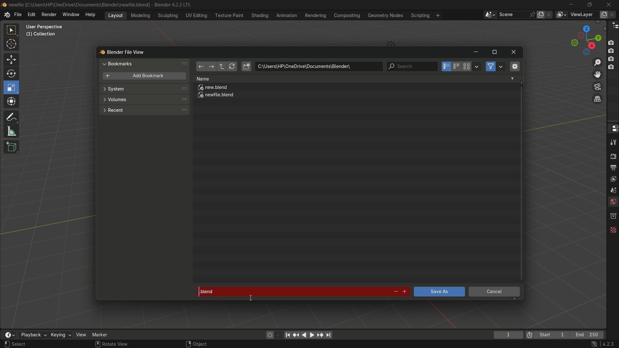  What do you see at coordinates (211, 67) in the screenshot?
I see `forward` at bounding box center [211, 67].